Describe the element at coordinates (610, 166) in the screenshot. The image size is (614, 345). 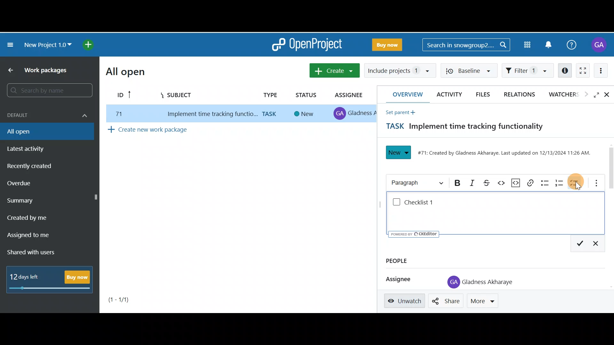
I see `Scroll bar` at that location.